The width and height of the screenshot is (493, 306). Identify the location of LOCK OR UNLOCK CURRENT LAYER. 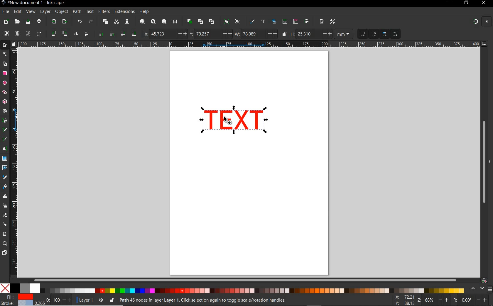
(112, 301).